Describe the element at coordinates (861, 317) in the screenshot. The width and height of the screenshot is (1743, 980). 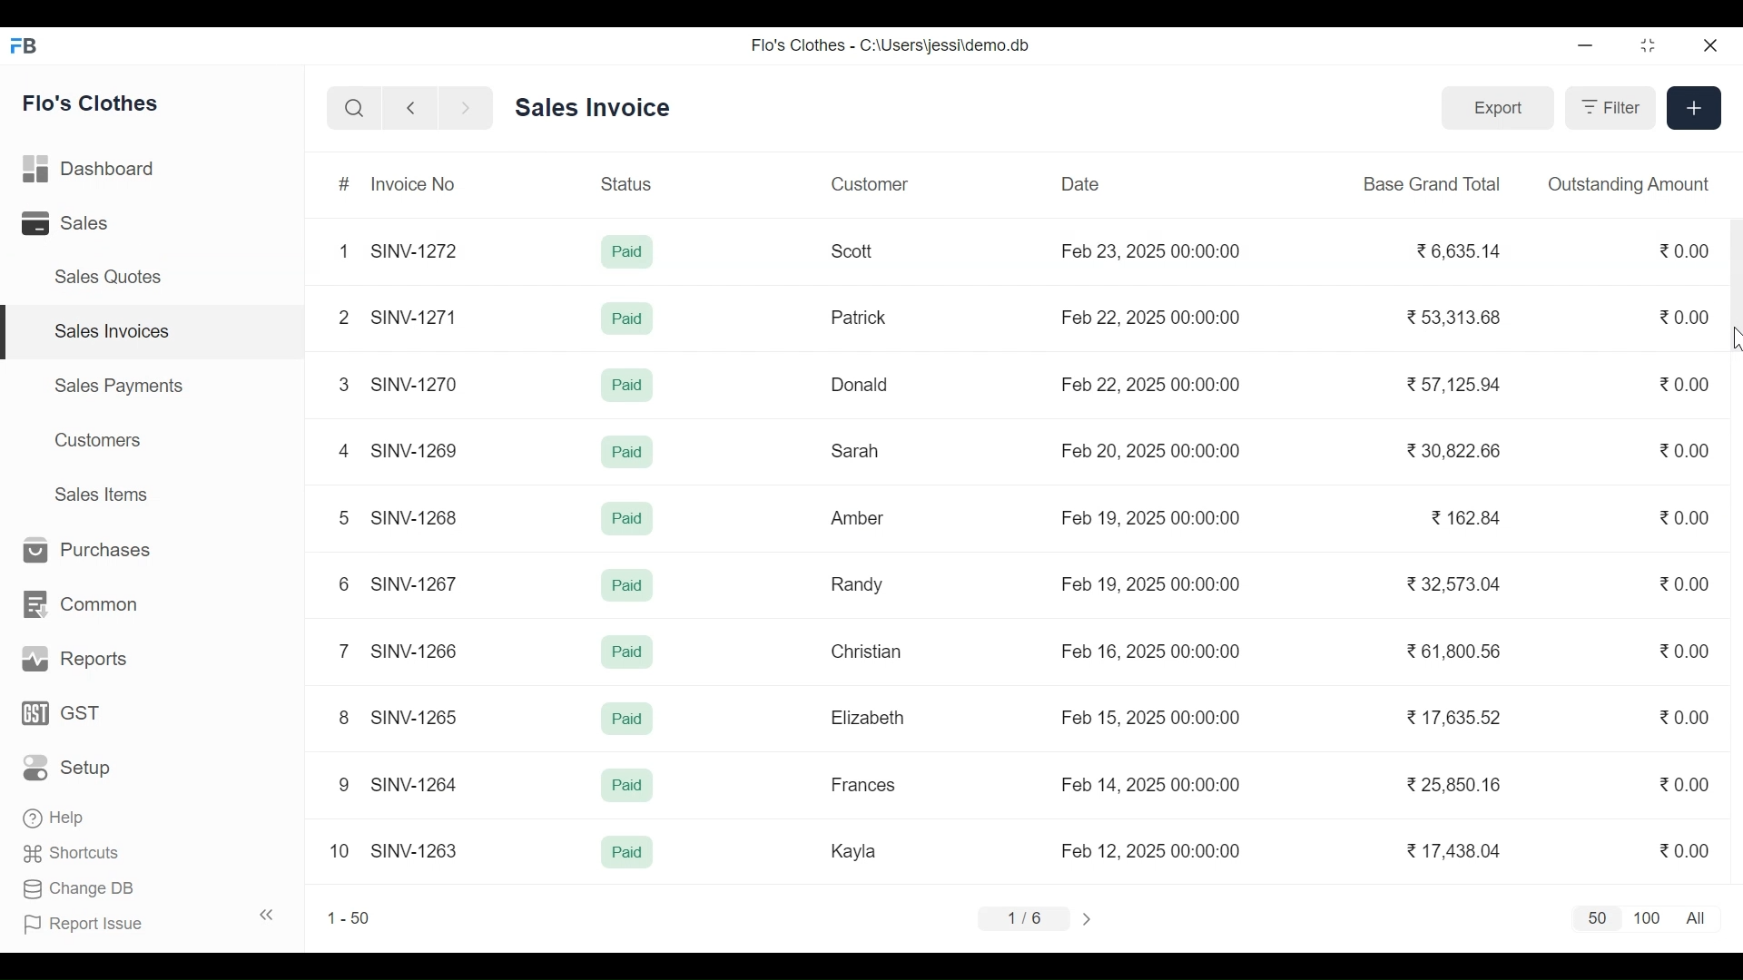
I see `Patrick` at that location.